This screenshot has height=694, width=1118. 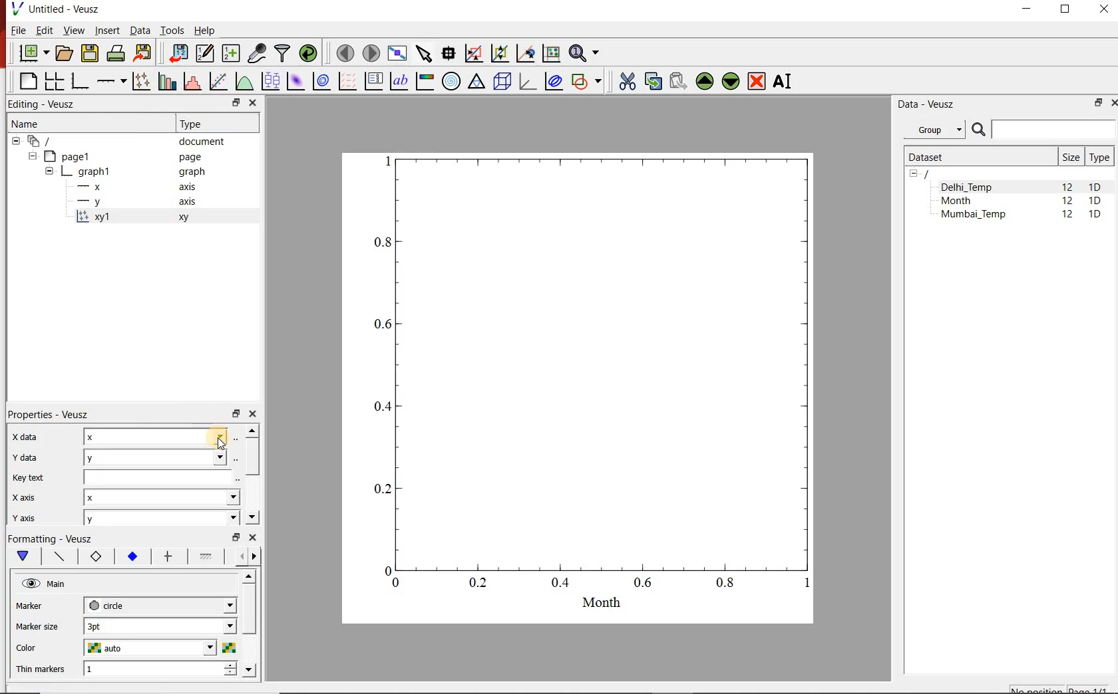 What do you see at coordinates (73, 30) in the screenshot?
I see `View` at bounding box center [73, 30].